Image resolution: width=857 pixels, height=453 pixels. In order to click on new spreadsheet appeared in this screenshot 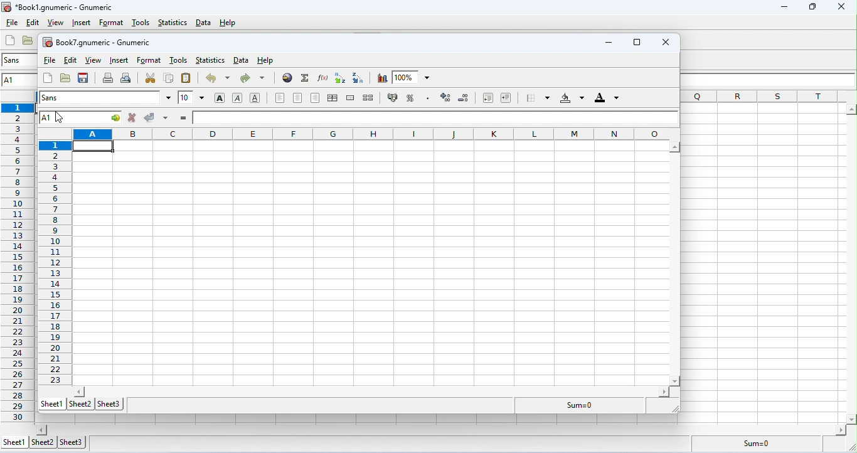, I will do `click(363, 243)`.